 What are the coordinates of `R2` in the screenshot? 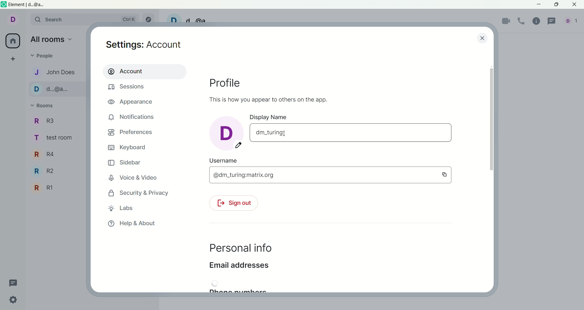 It's located at (47, 172).